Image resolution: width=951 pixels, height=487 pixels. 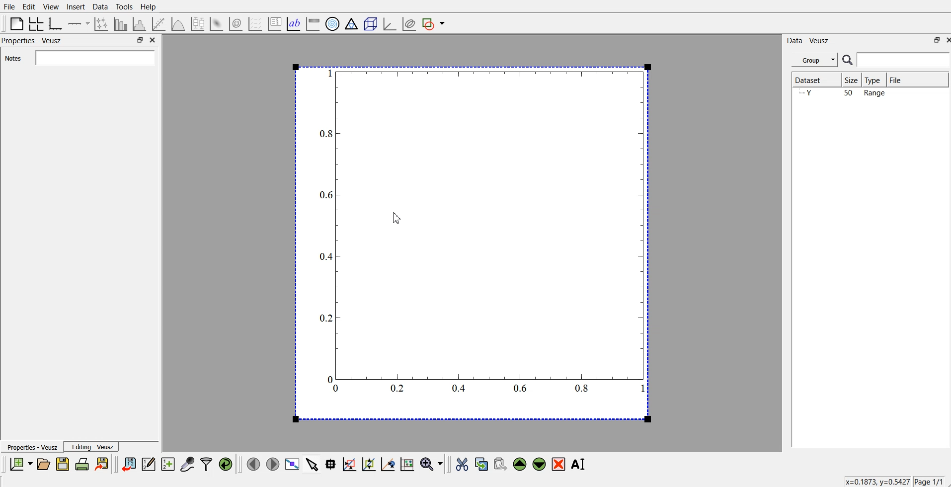 I want to click on plot box plots, so click(x=199, y=23).